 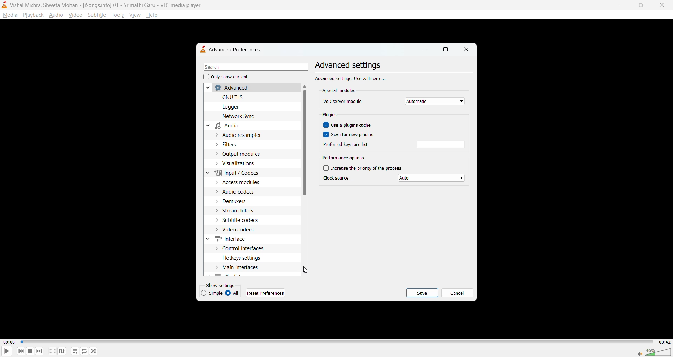 I want to click on gnu tls, so click(x=236, y=96).